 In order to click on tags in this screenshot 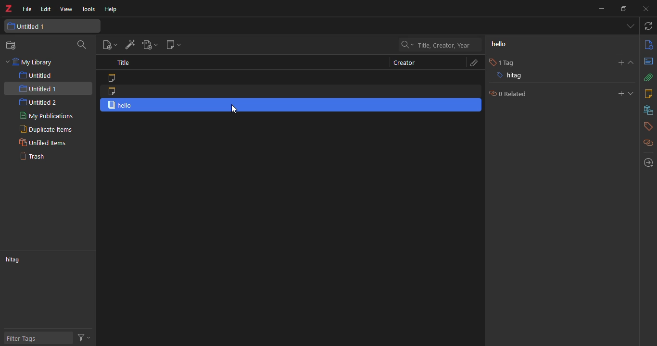, I will do `click(645, 127)`.